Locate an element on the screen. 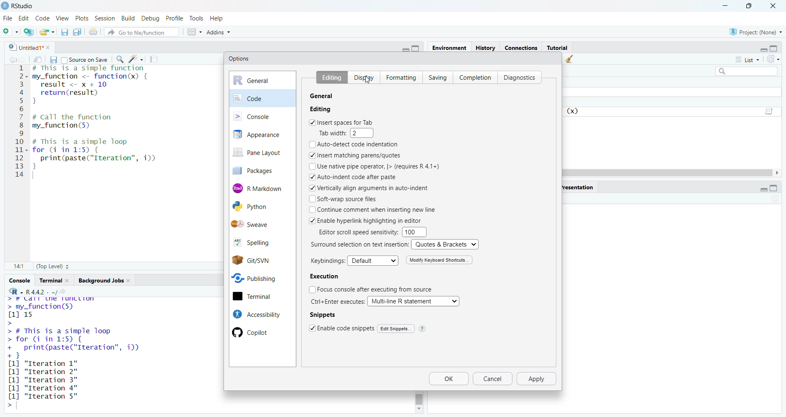 The width and height of the screenshot is (786, 417). pane layout is located at coordinates (260, 153).